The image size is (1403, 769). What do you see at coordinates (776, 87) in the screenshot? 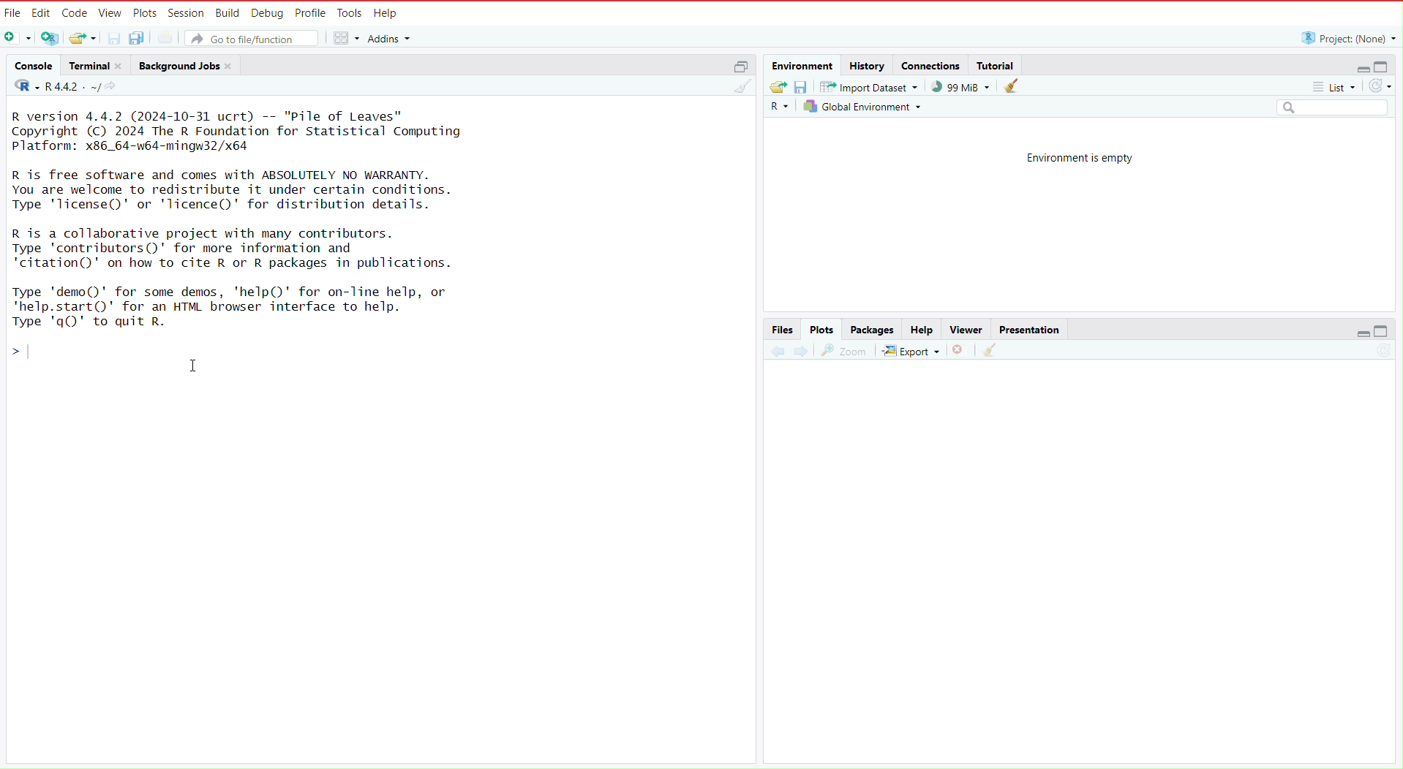
I see `load workspace` at bounding box center [776, 87].